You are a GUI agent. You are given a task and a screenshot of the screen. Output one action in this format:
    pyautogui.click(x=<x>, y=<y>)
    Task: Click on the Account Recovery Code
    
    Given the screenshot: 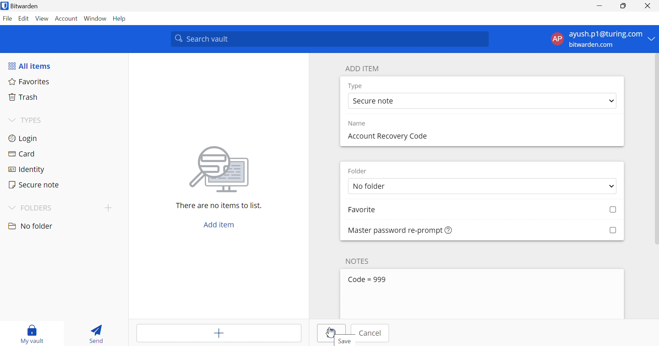 What is the action you would take?
    pyautogui.click(x=387, y=136)
    